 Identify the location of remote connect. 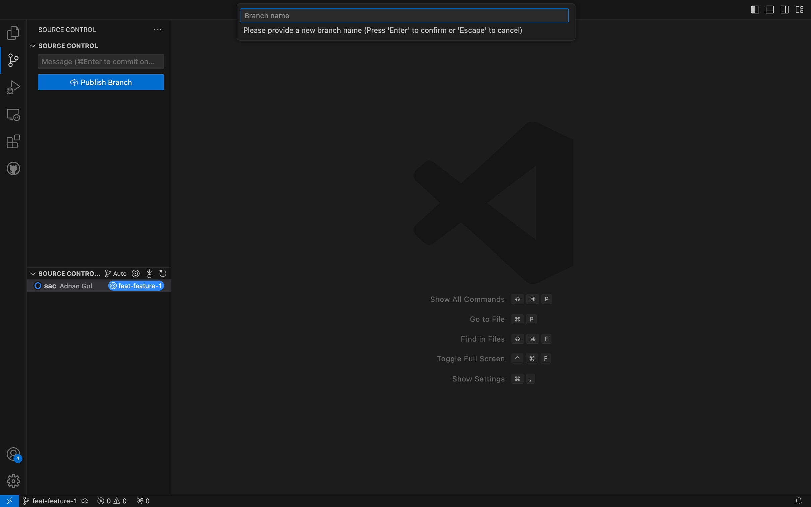
(9, 501).